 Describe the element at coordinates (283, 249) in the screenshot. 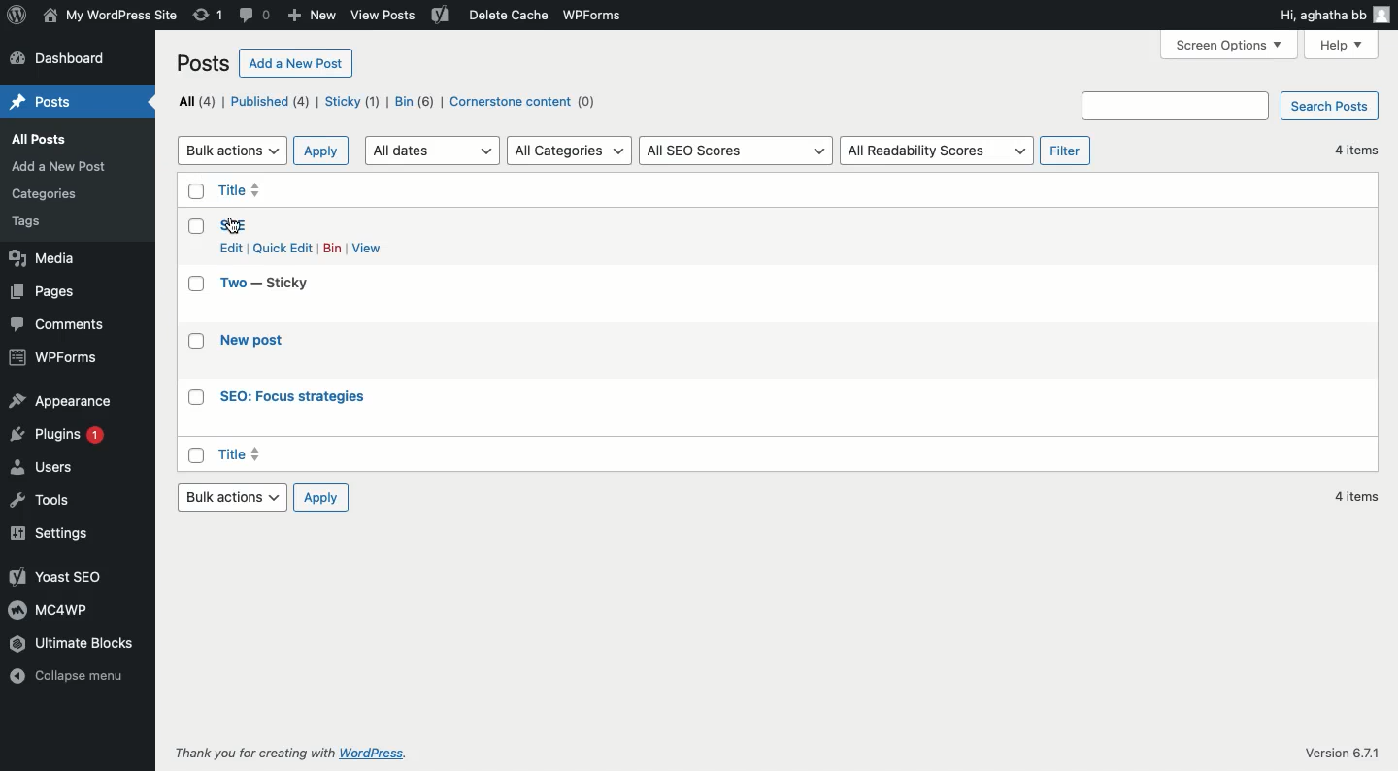

I see `Quick edit` at that location.